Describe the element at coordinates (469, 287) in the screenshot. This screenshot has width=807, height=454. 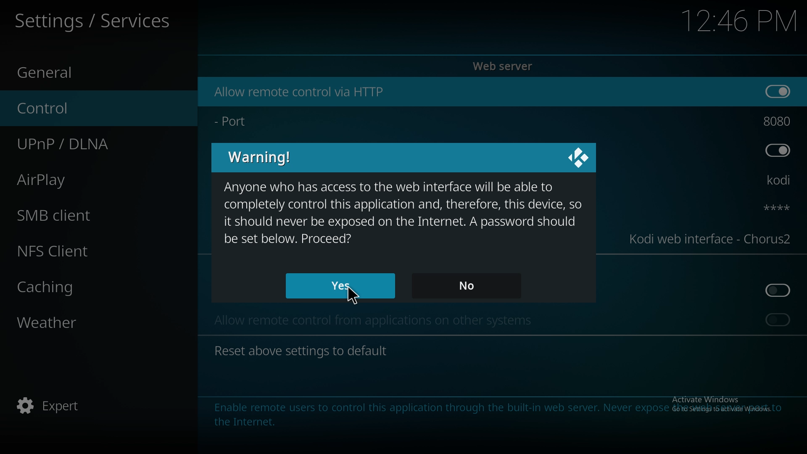
I see `no` at that location.